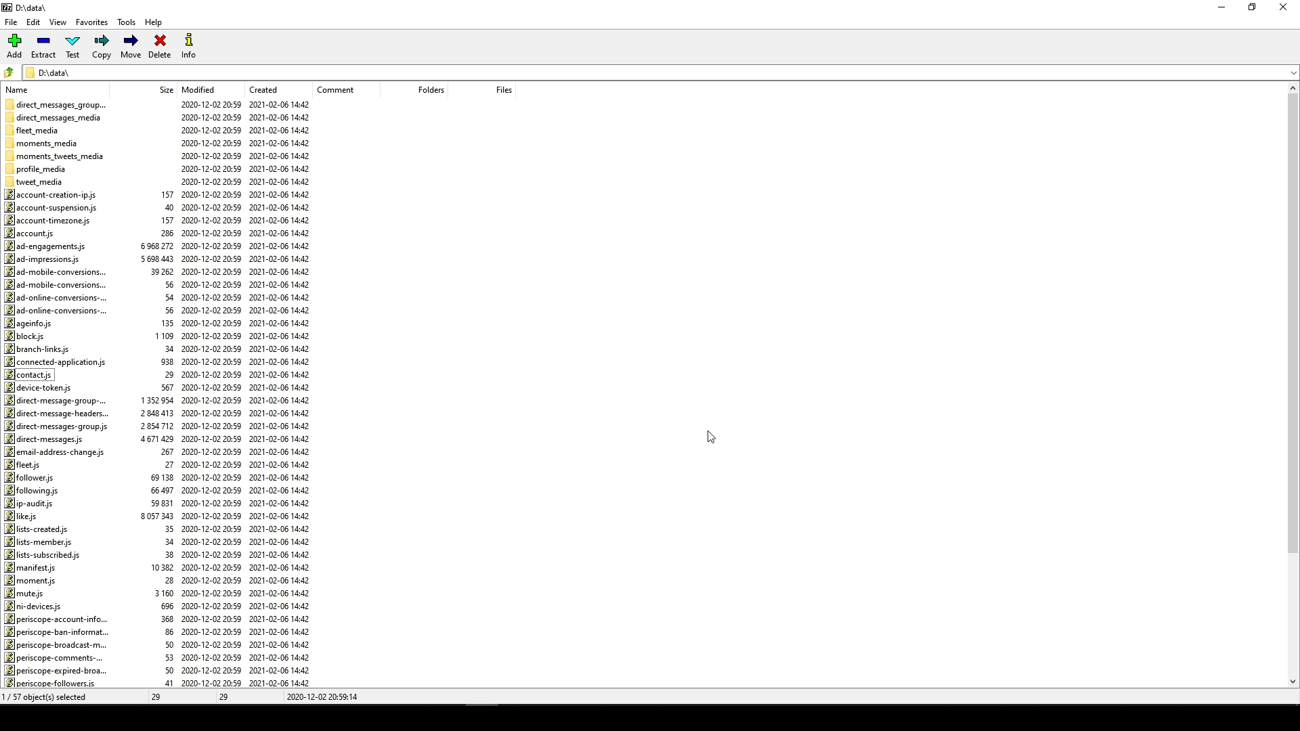 This screenshot has height=731, width=1300. Describe the element at coordinates (102, 47) in the screenshot. I see `Copy` at that location.